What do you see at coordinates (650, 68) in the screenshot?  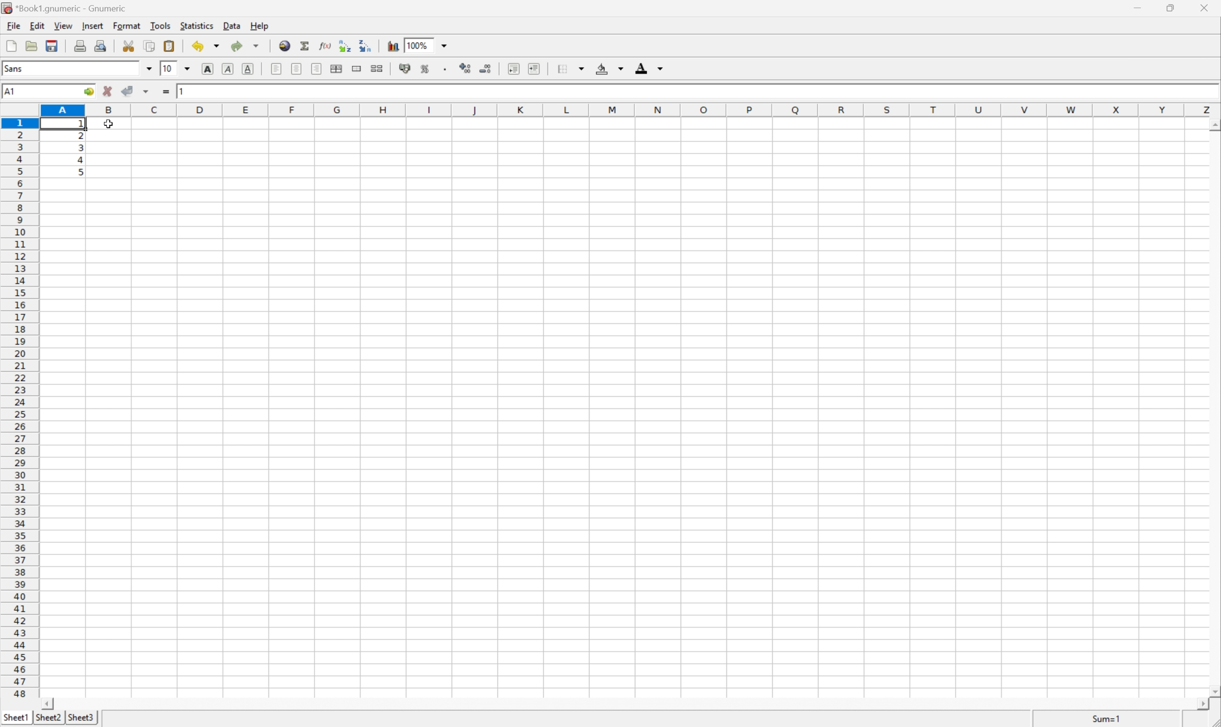 I see `Foreground` at bounding box center [650, 68].